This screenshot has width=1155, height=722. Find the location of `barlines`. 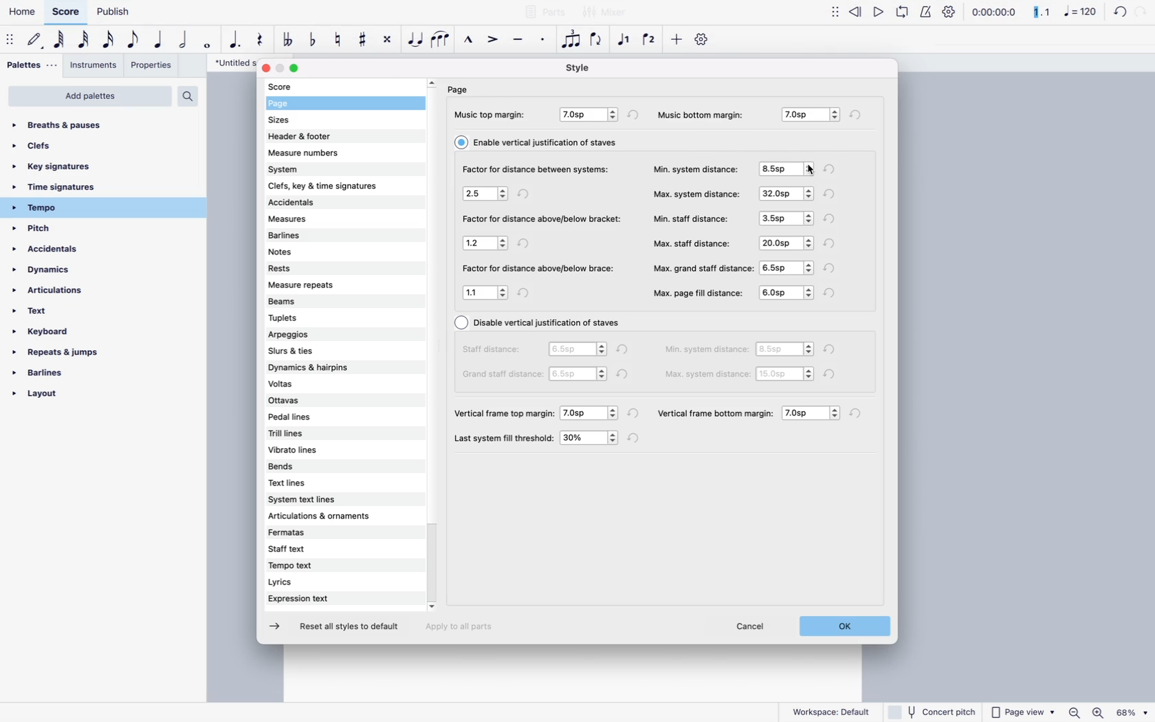

barlines is located at coordinates (63, 377).